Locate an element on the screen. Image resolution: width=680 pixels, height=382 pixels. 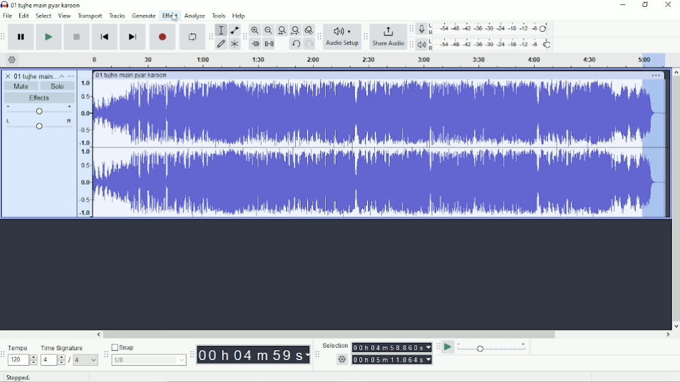
Volume is located at coordinates (39, 110).